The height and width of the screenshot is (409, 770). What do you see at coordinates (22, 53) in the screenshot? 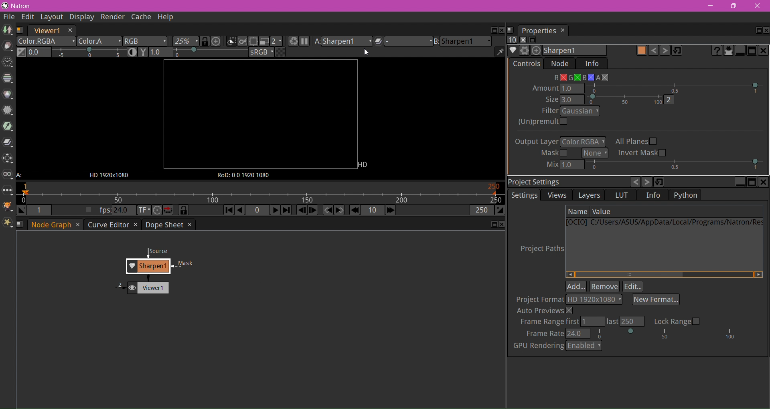
I see `Switch between "neutral" 1.0 gain f-stop and the previous setting ` at bounding box center [22, 53].